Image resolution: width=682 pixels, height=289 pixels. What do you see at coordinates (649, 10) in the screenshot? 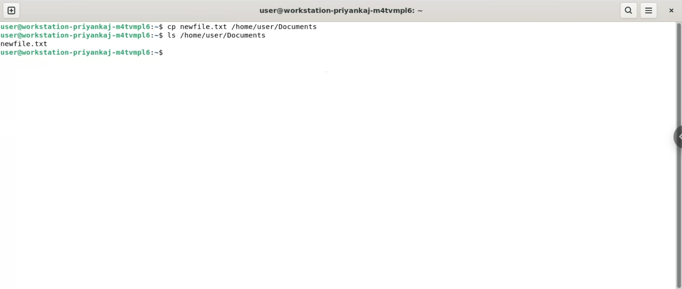
I see `menu` at bounding box center [649, 10].